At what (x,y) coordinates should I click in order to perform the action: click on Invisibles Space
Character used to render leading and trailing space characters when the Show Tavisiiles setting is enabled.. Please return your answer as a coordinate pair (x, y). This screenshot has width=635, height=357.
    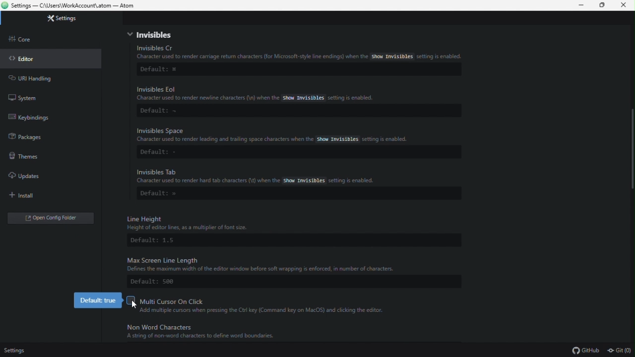
    Looking at the image, I should click on (278, 134).